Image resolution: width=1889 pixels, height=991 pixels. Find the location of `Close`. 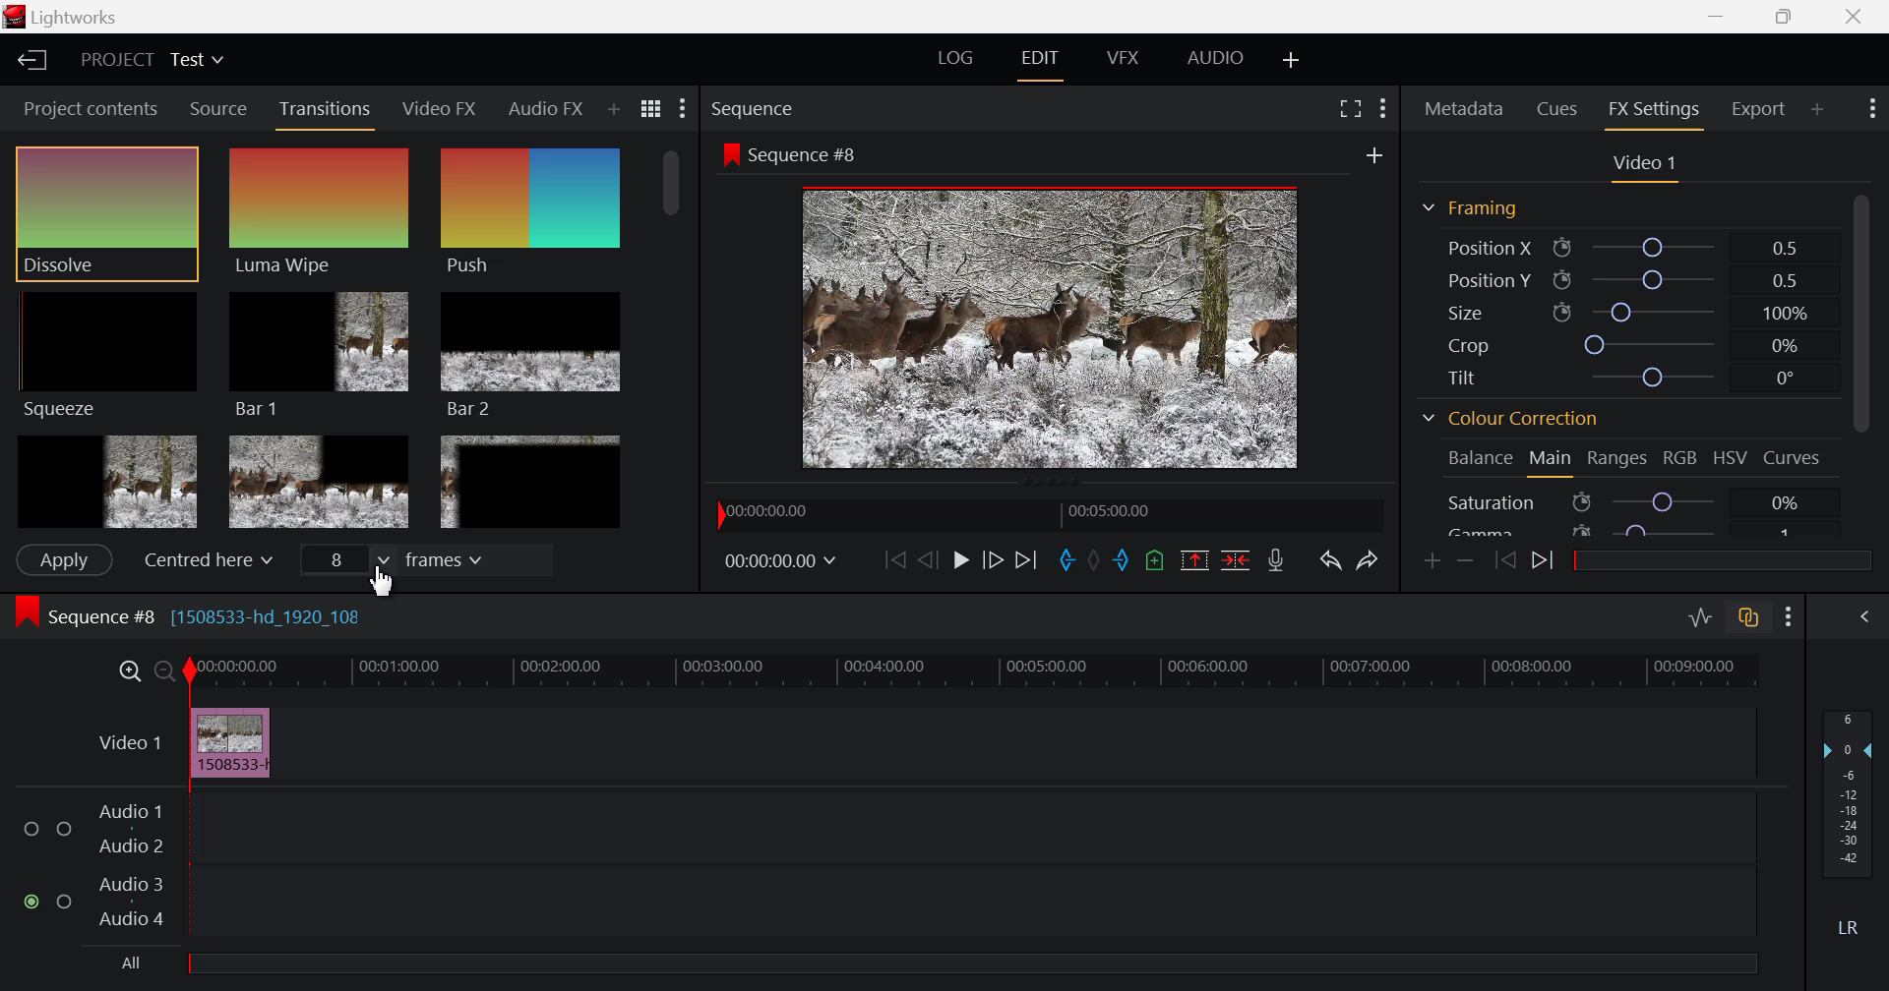

Close is located at coordinates (1854, 16).